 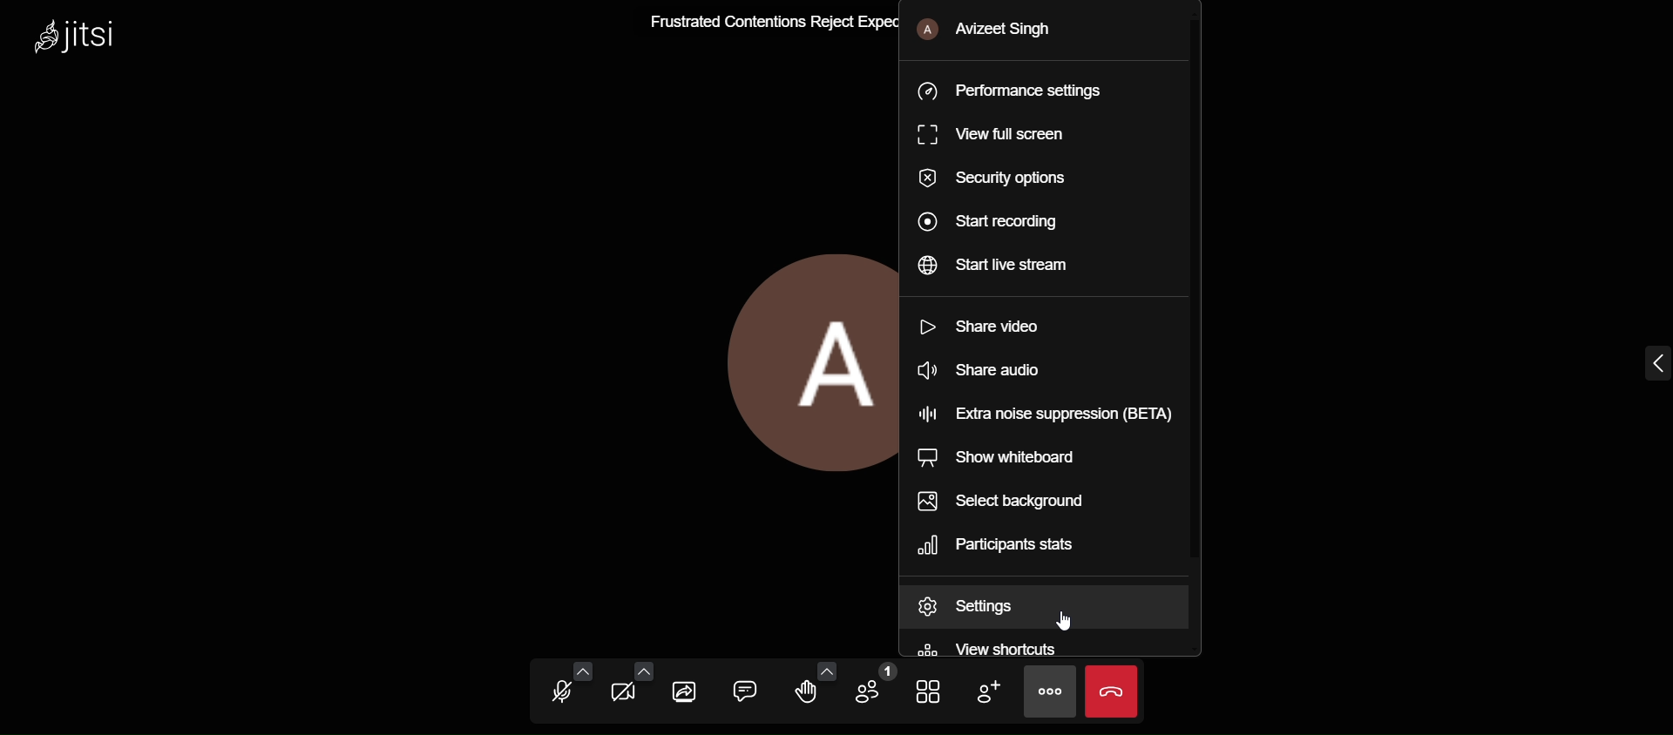 I want to click on select background, so click(x=1017, y=502).